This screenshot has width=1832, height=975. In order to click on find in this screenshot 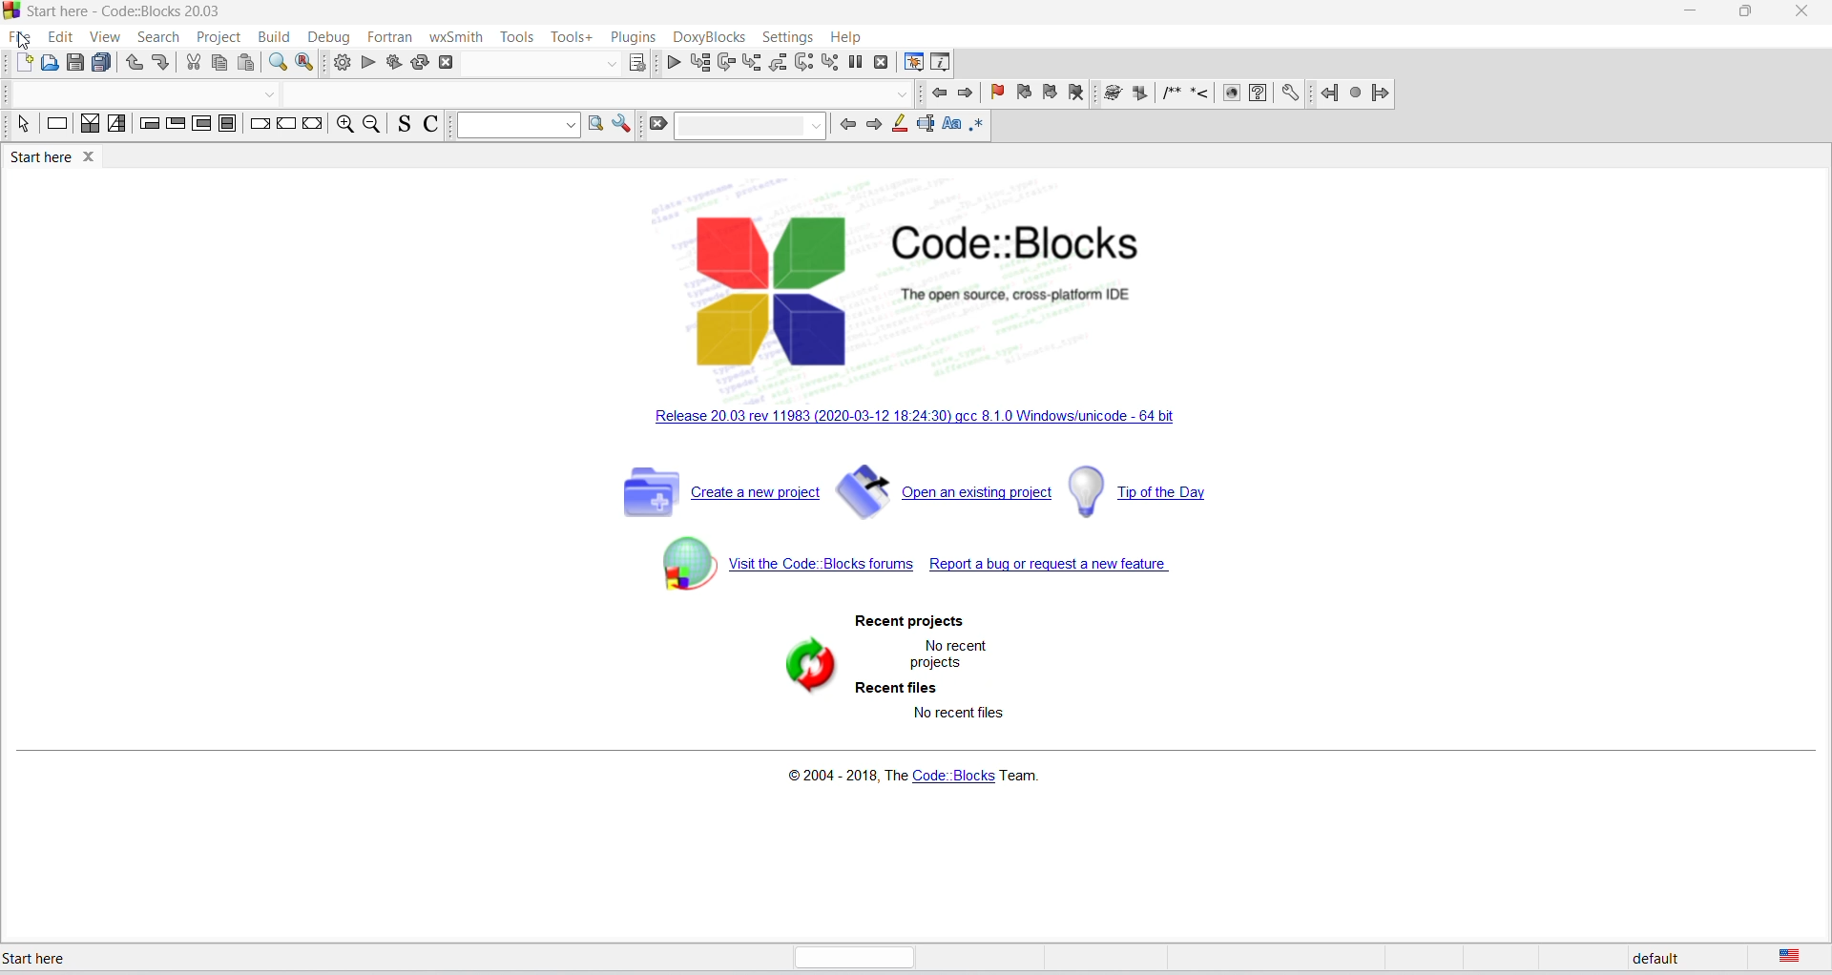, I will do `click(277, 62)`.